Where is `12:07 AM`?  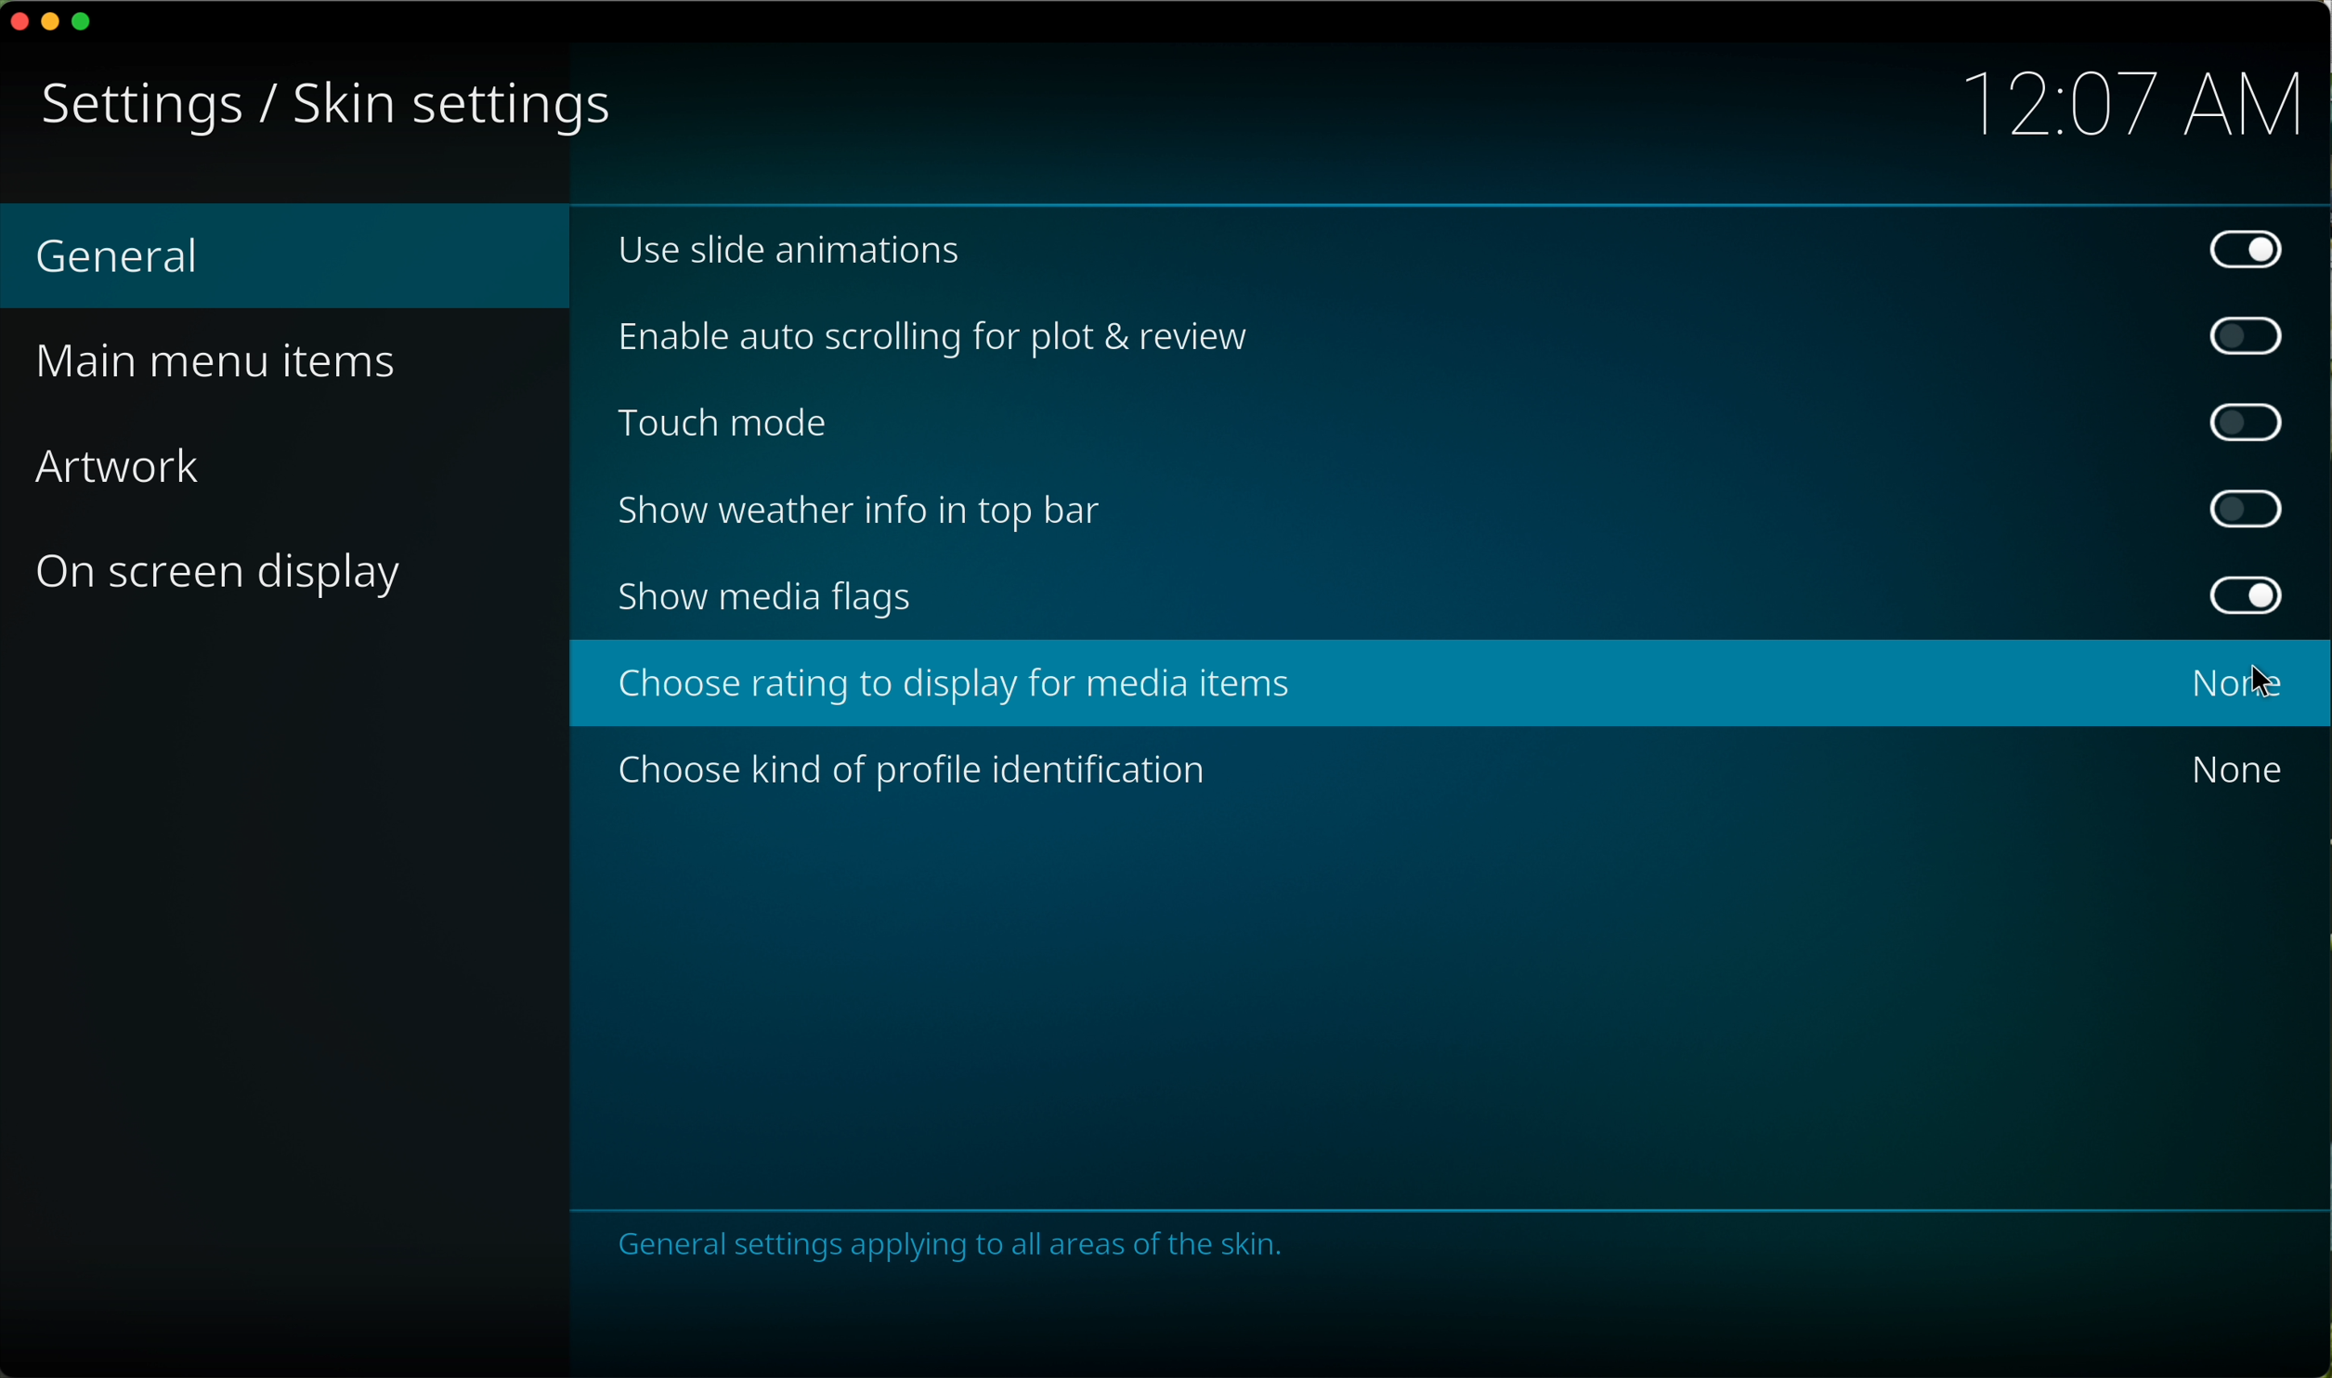
12:07 AM is located at coordinates (2130, 104).